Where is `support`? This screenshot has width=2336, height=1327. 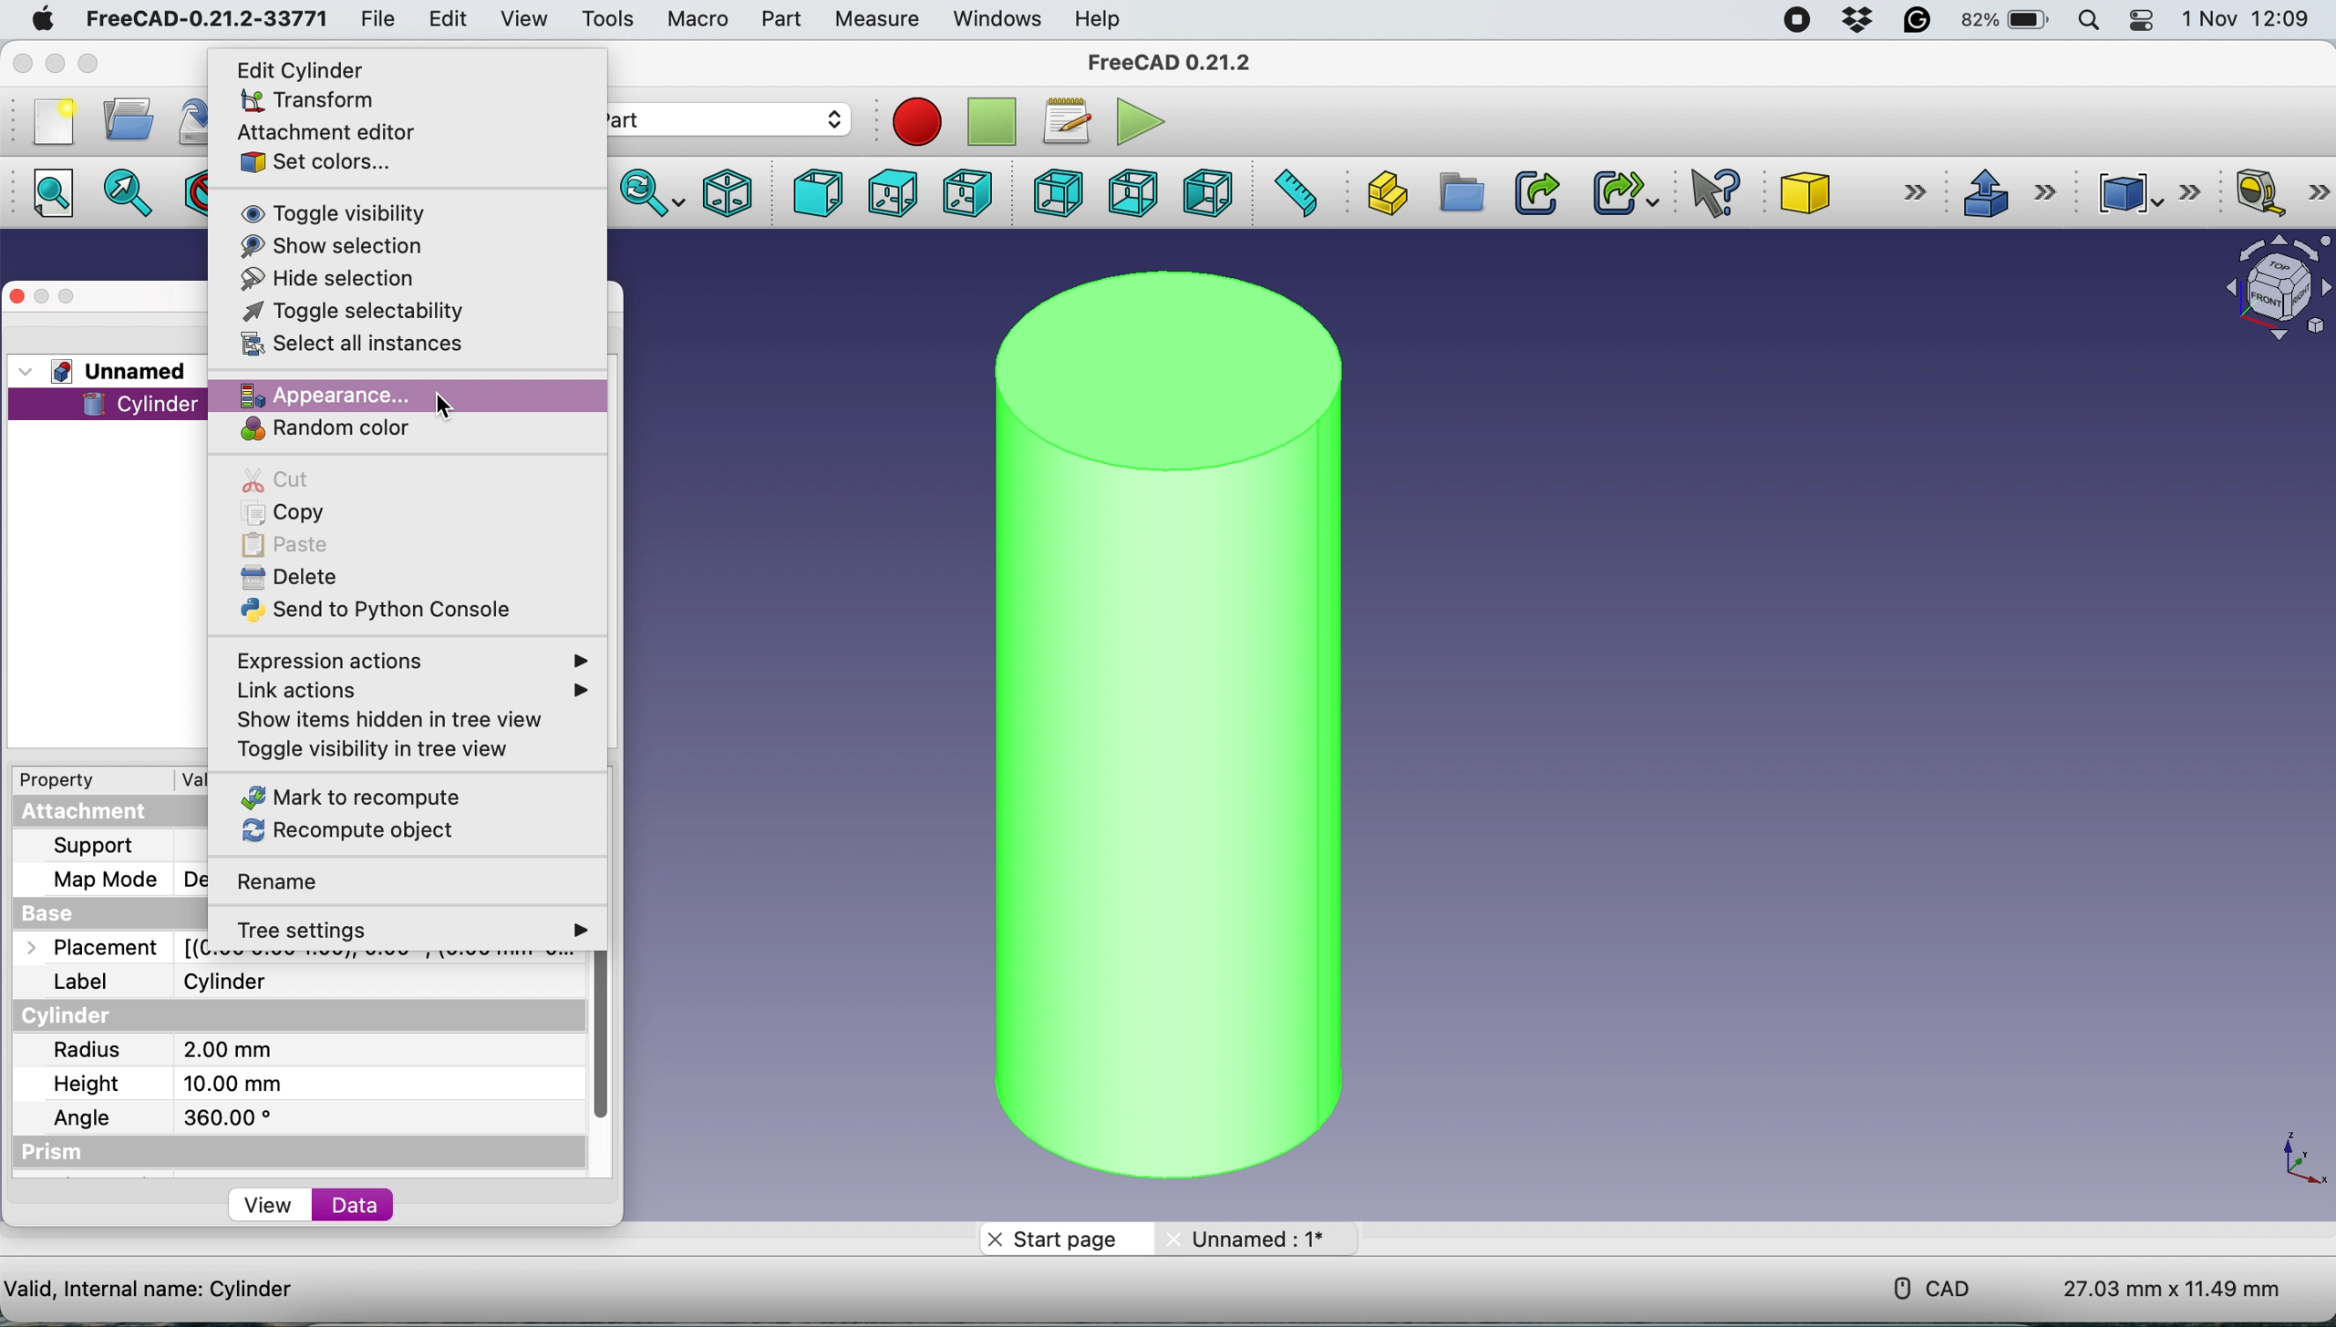
support is located at coordinates (89, 846).